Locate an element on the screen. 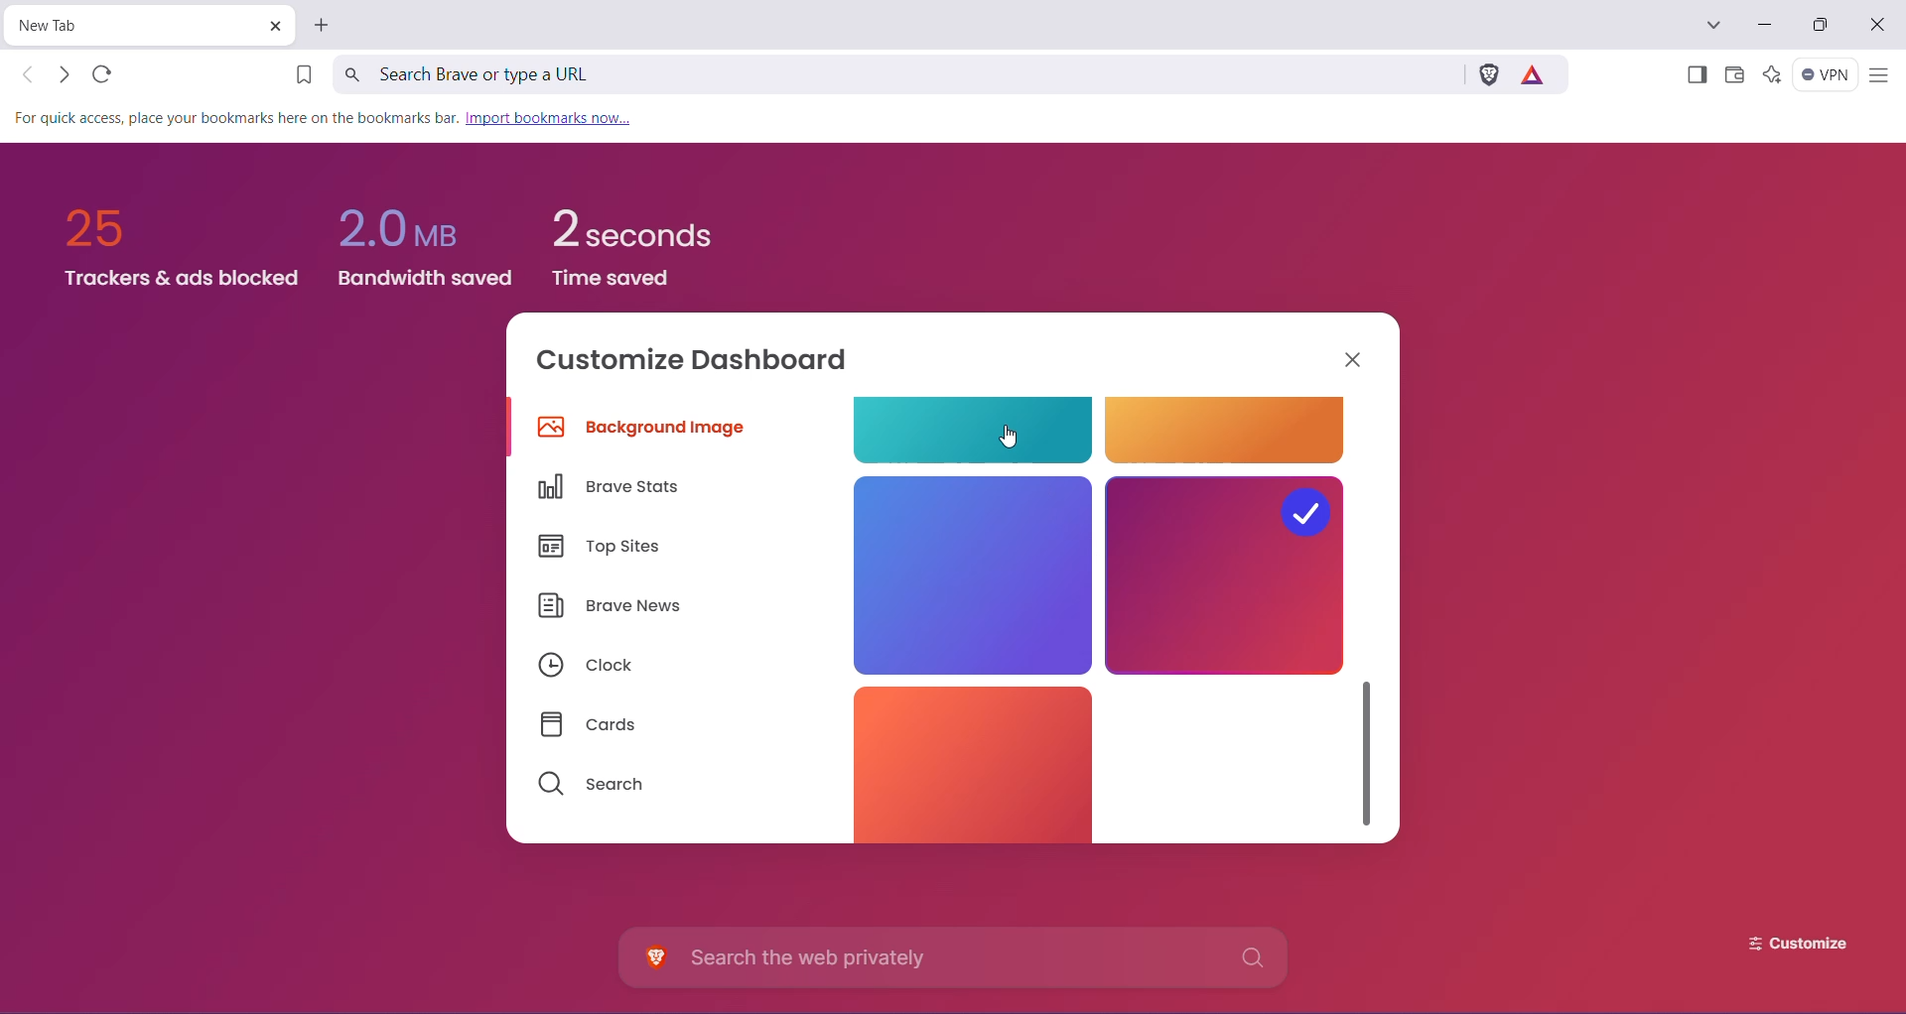 Image resolution: width=1906 pixels, height=1014 pixels. Customize and control Brave is located at coordinates (1878, 76).